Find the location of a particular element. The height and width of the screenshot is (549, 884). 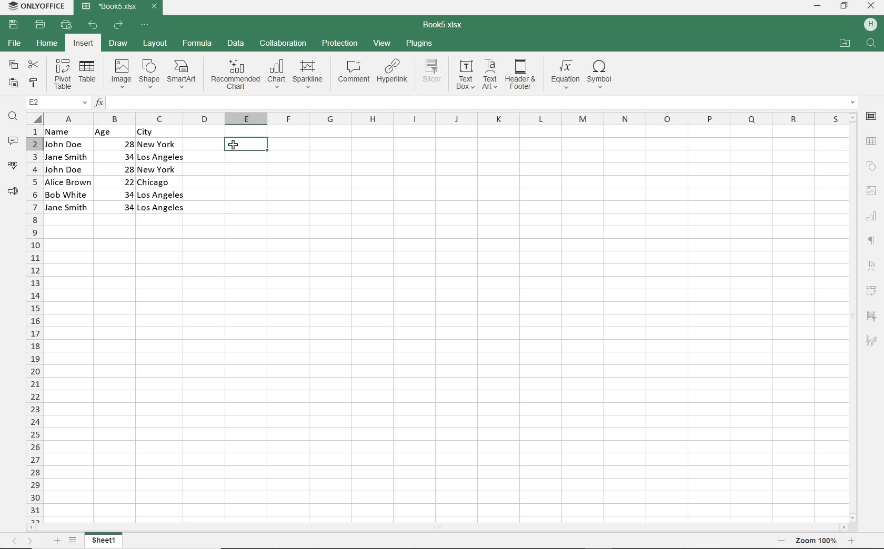

PIVOT TABLE is located at coordinates (63, 75).